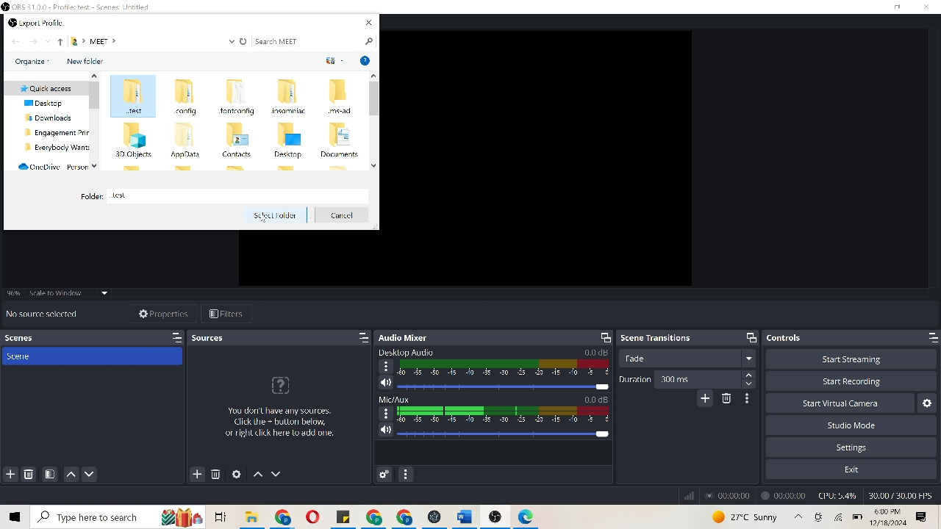 The height and width of the screenshot is (529, 941). Describe the element at coordinates (48, 22) in the screenshot. I see `Explore | profile` at that location.